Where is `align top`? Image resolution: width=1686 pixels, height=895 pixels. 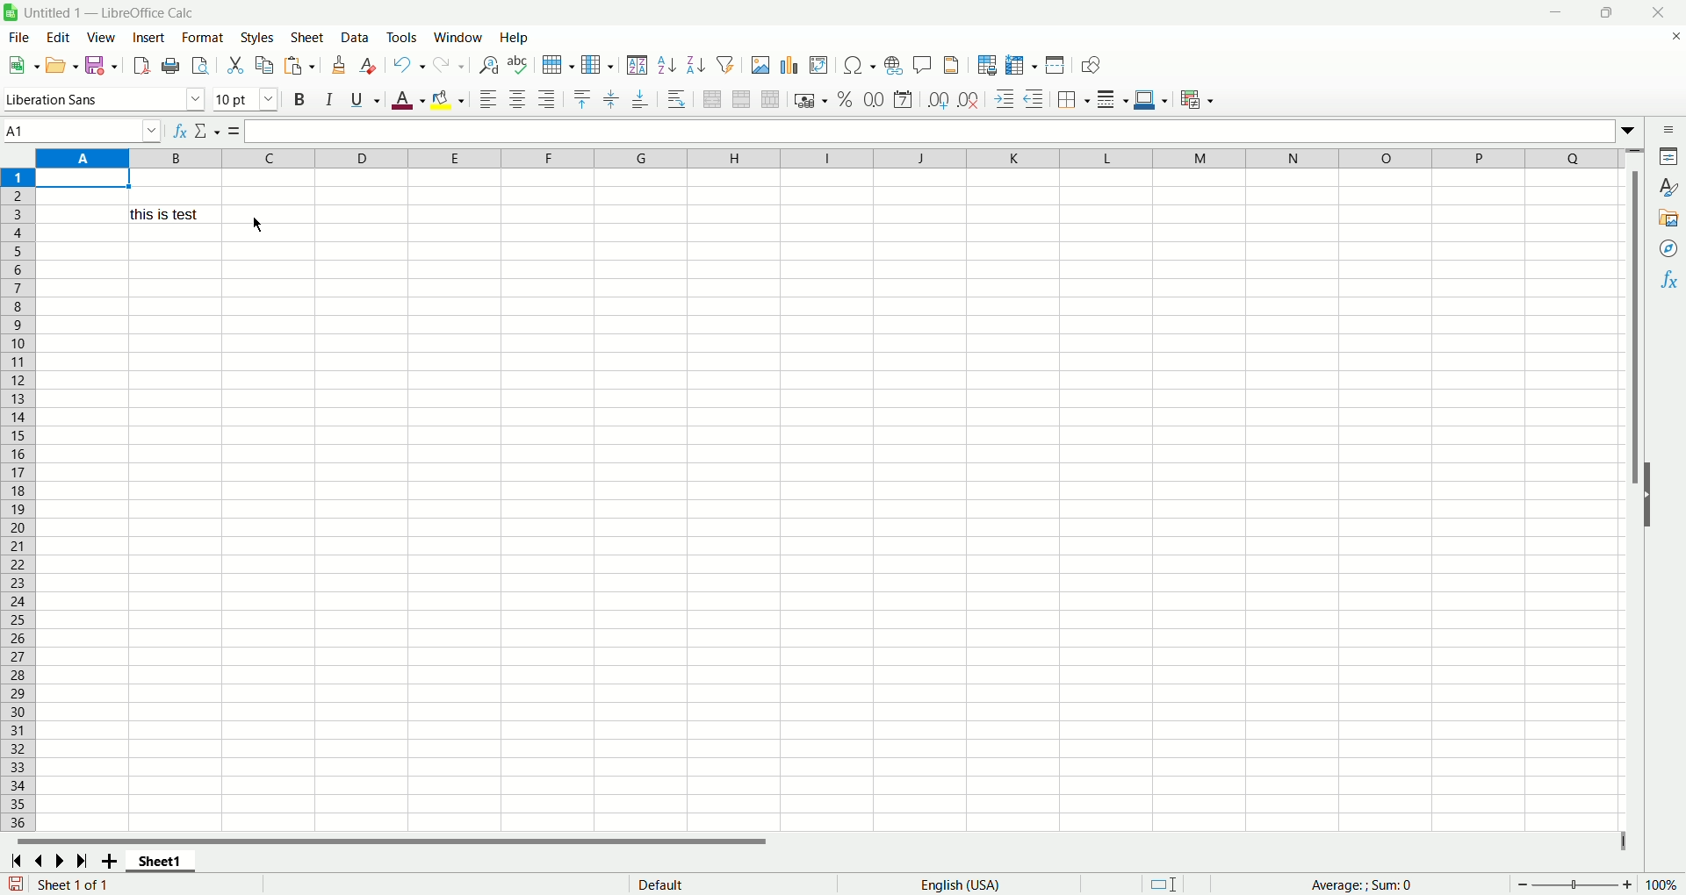
align top is located at coordinates (583, 98).